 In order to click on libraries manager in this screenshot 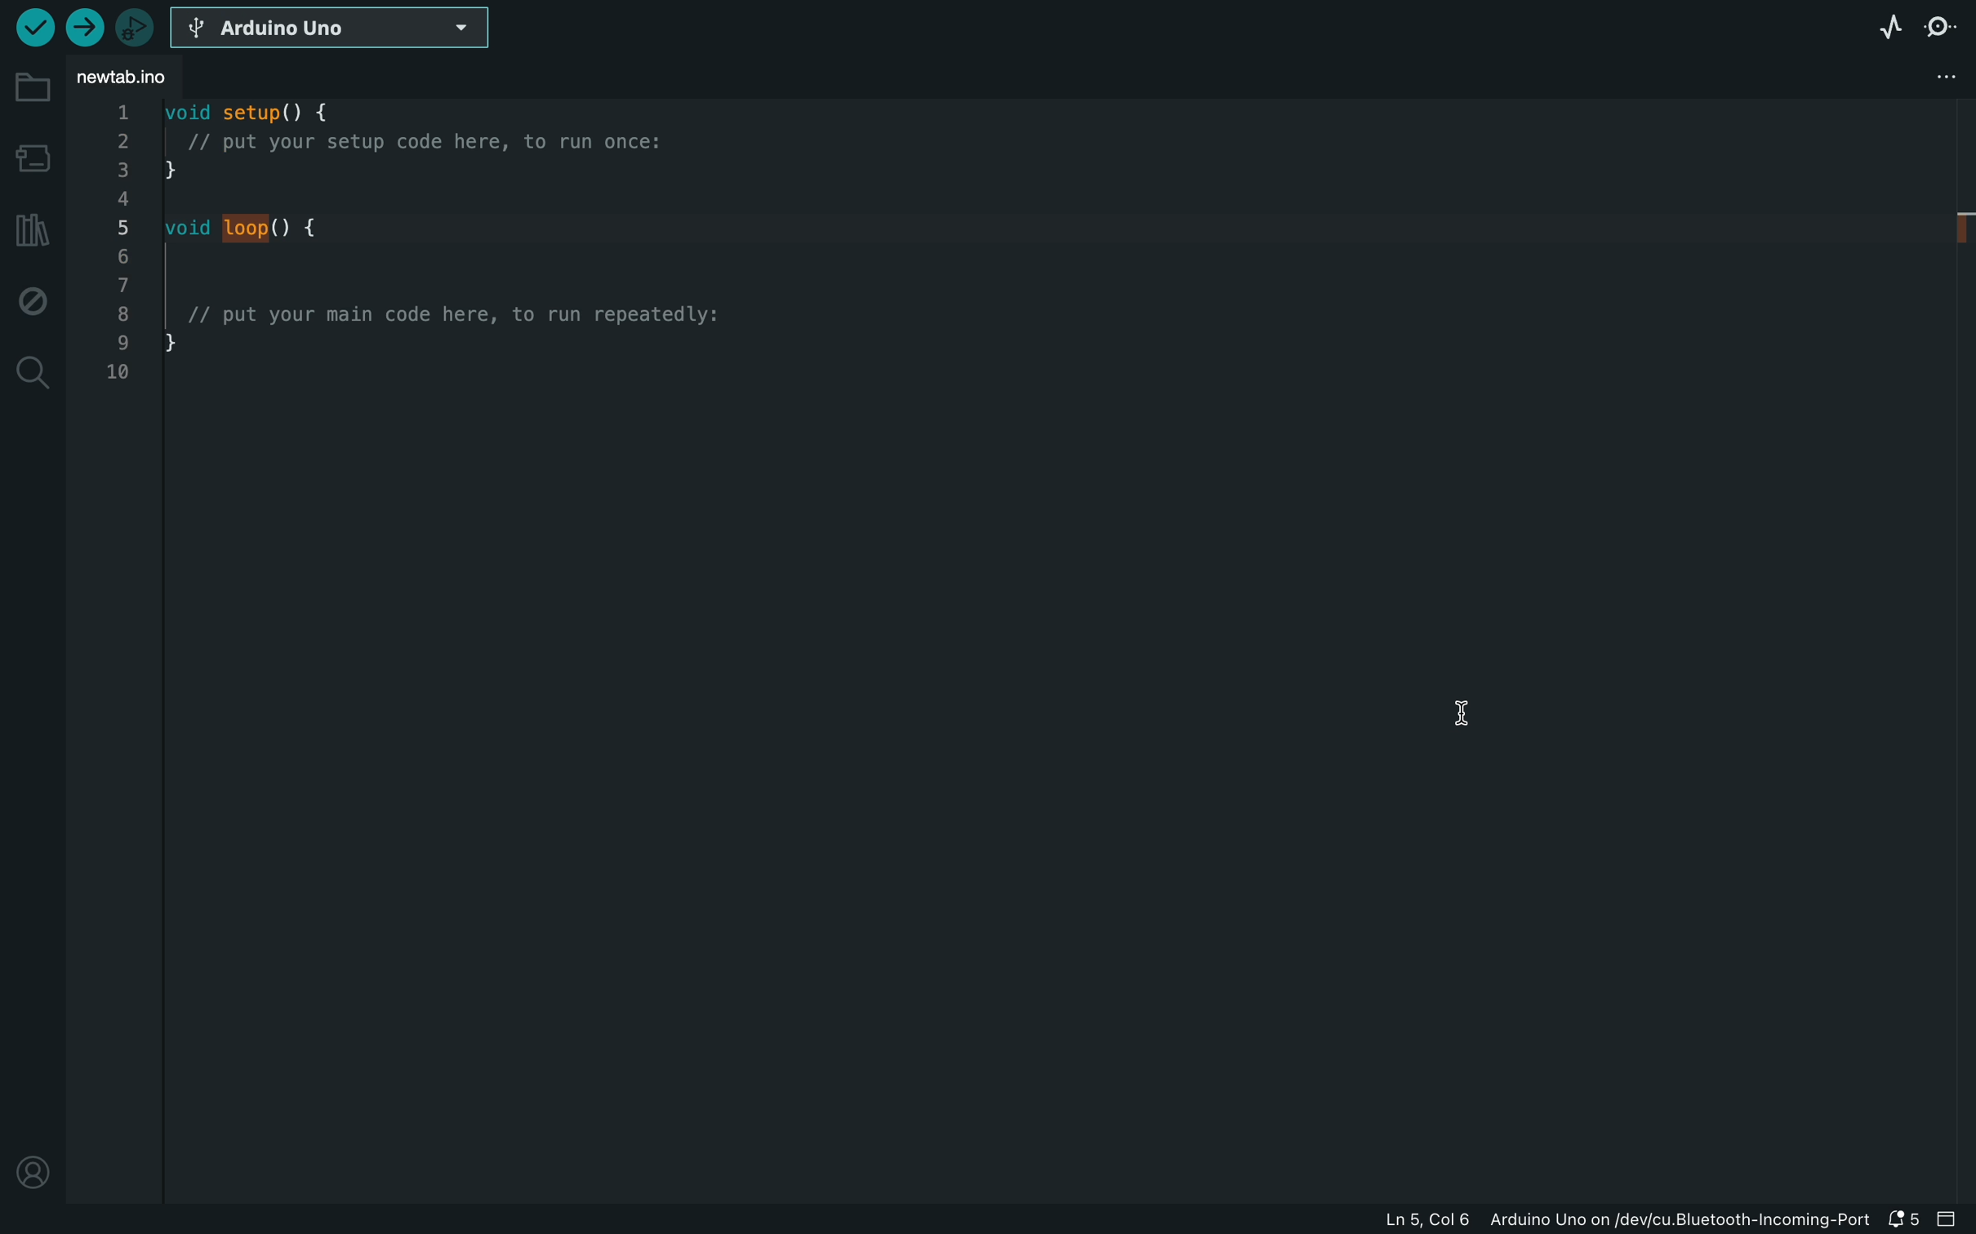, I will do `click(29, 229)`.